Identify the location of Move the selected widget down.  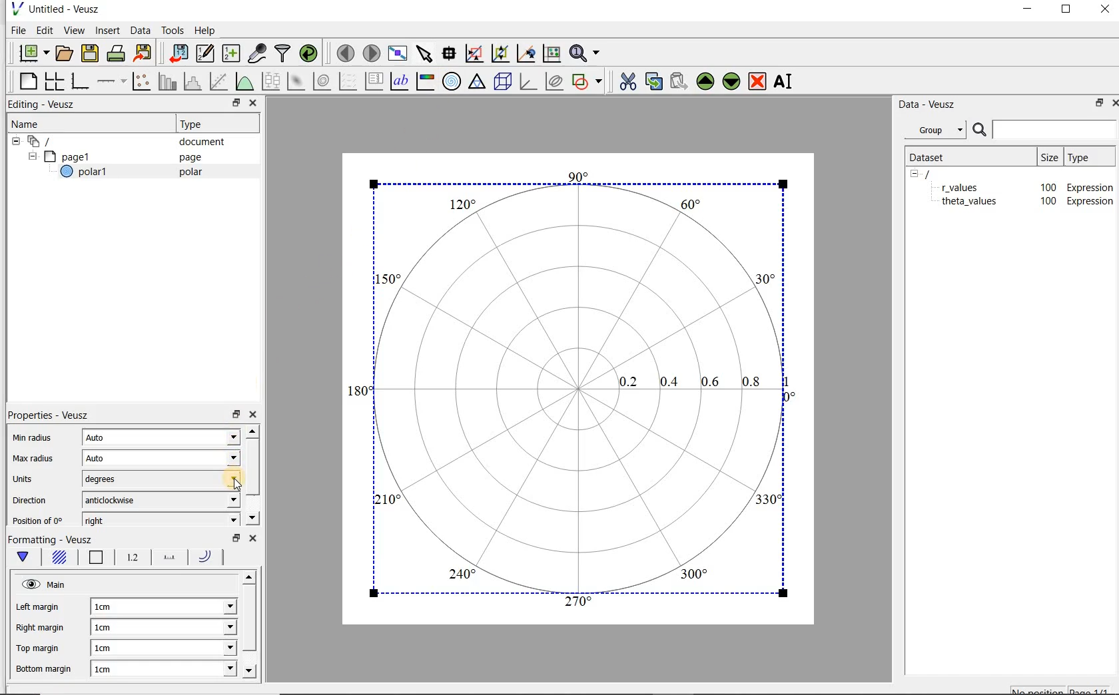
(732, 81).